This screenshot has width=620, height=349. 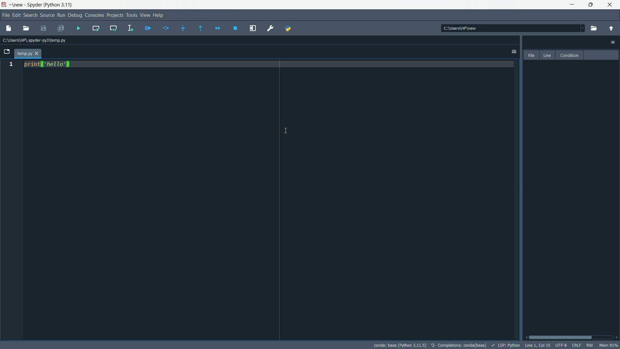 I want to click on help menu, so click(x=160, y=15).